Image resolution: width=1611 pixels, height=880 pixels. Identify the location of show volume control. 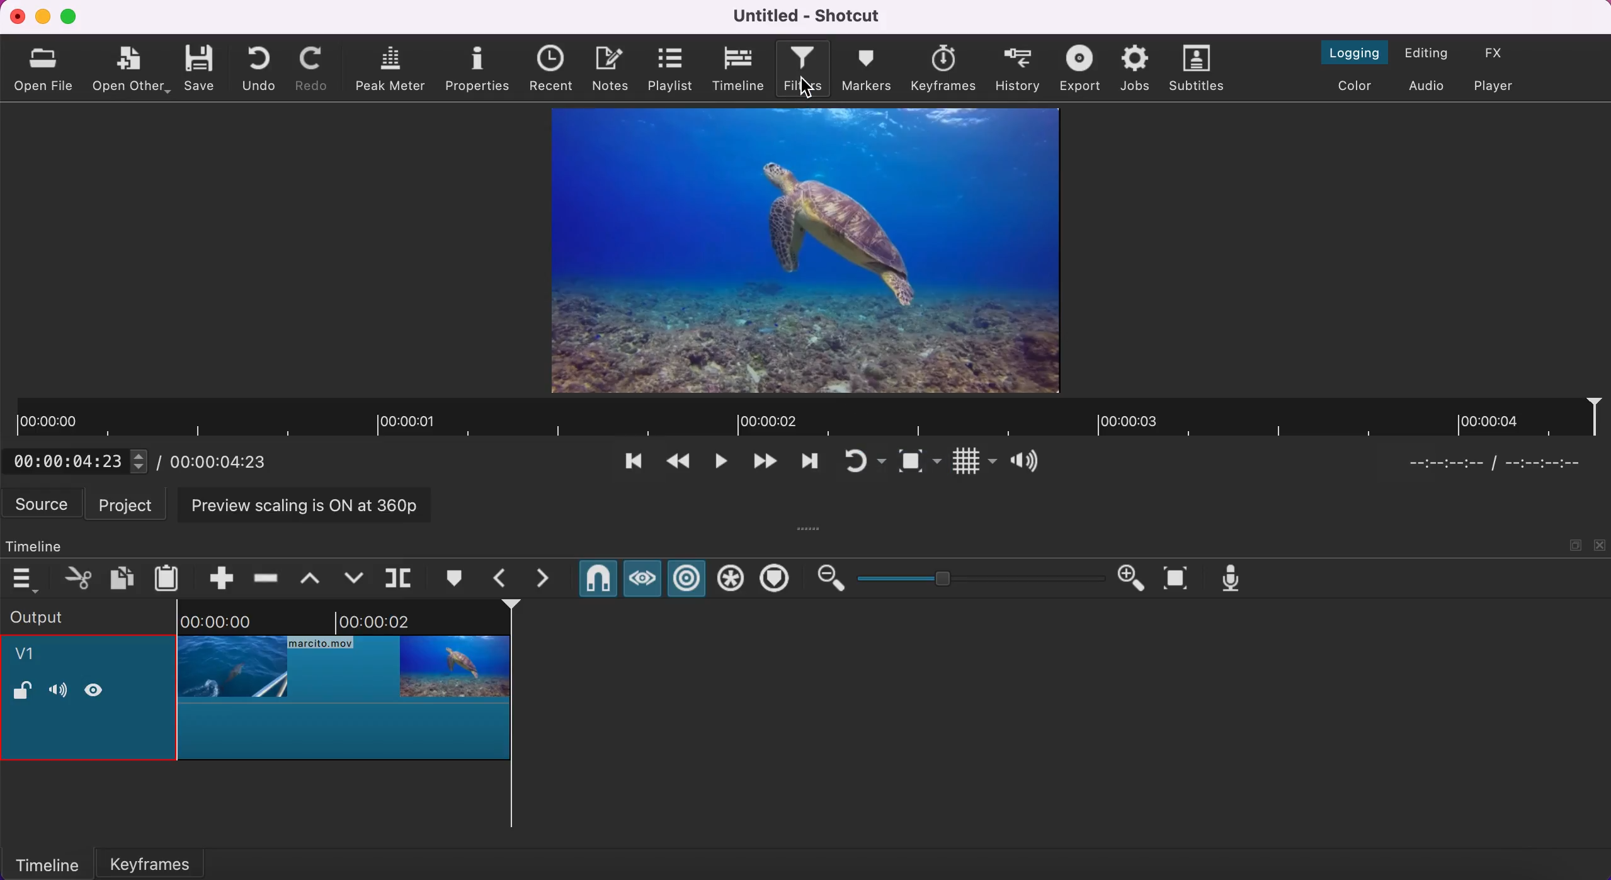
(1029, 463).